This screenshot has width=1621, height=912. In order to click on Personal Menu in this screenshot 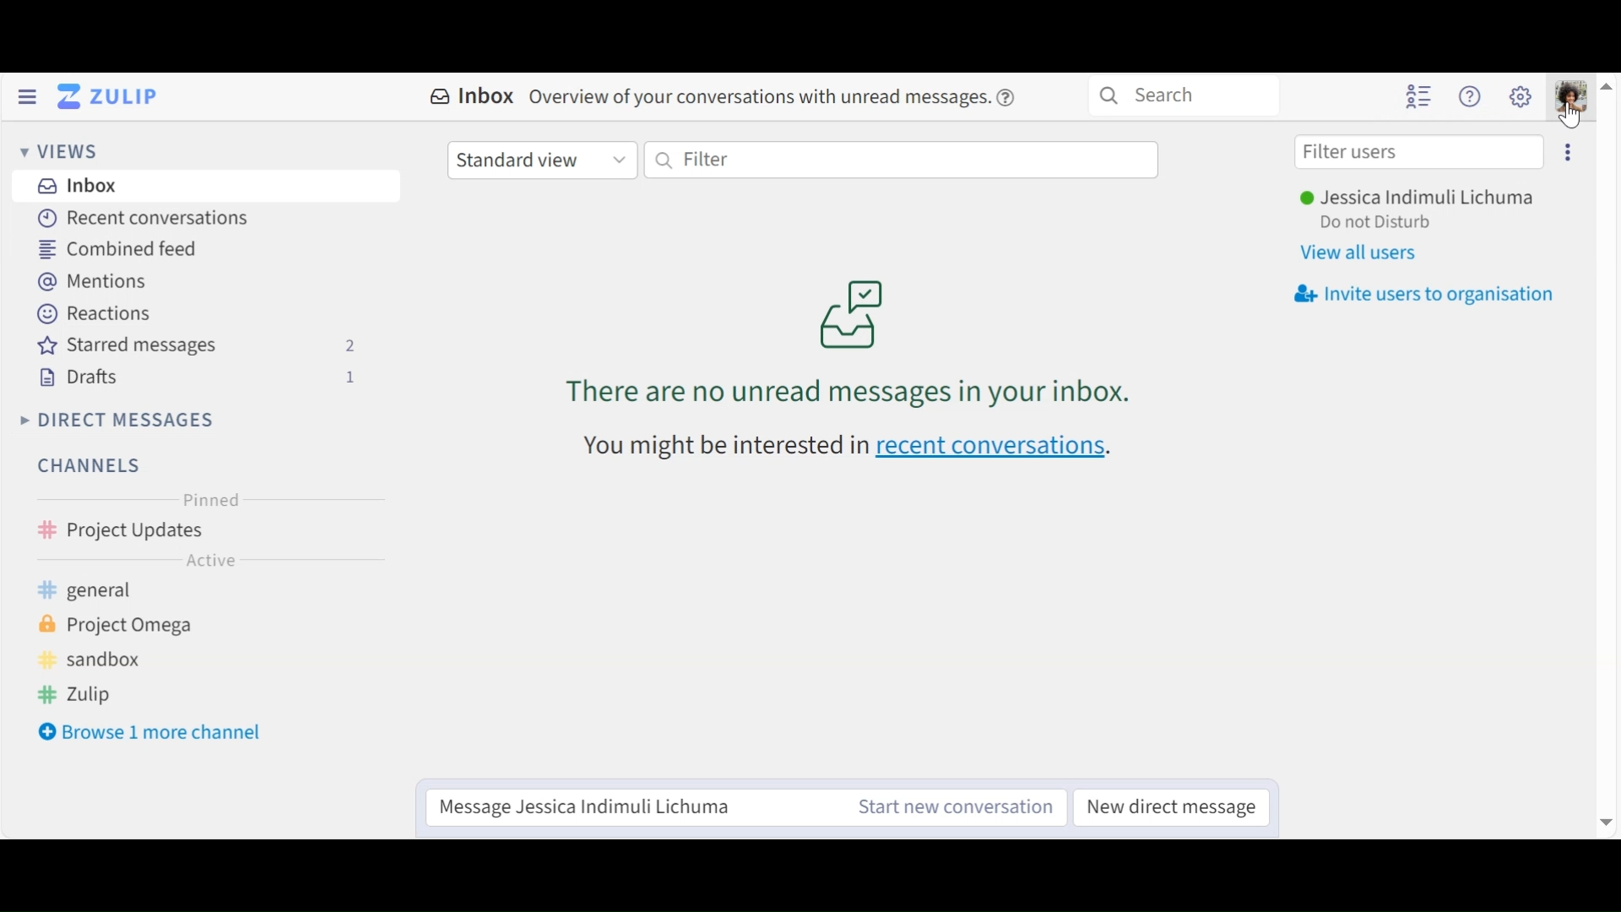, I will do `click(1571, 96)`.